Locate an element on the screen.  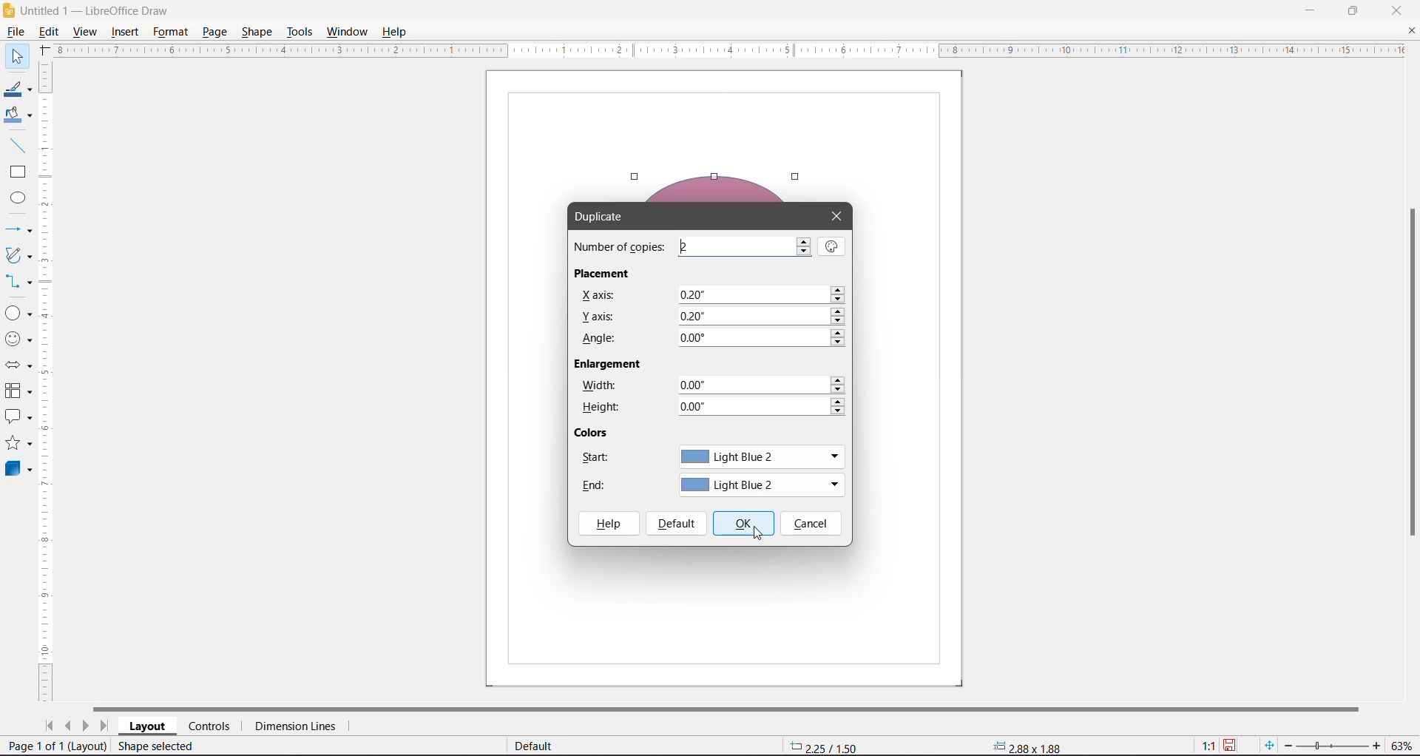
Horizontal Ruler is located at coordinates (726, 51).